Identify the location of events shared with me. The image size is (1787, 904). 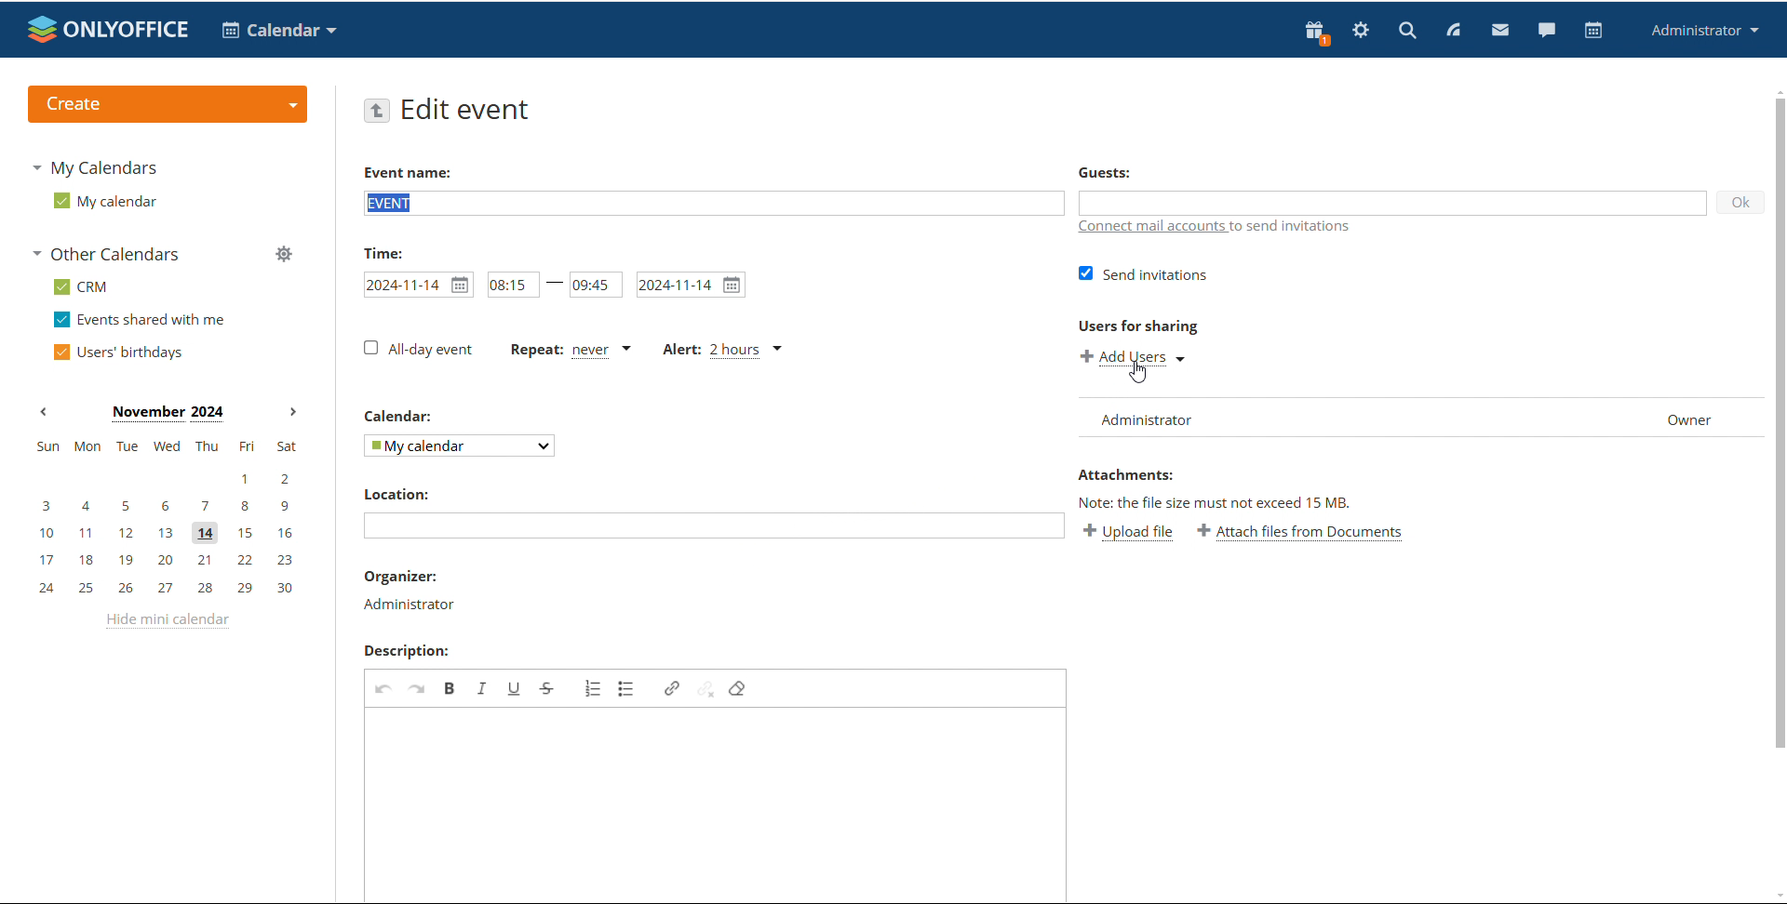
(140, 320).